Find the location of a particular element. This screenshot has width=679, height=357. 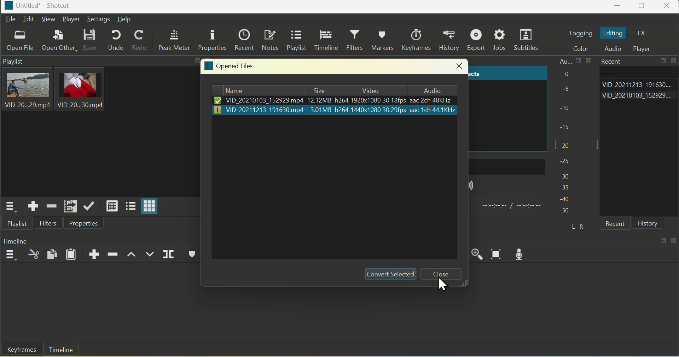

Timeline is located at coordinates (326, 40).